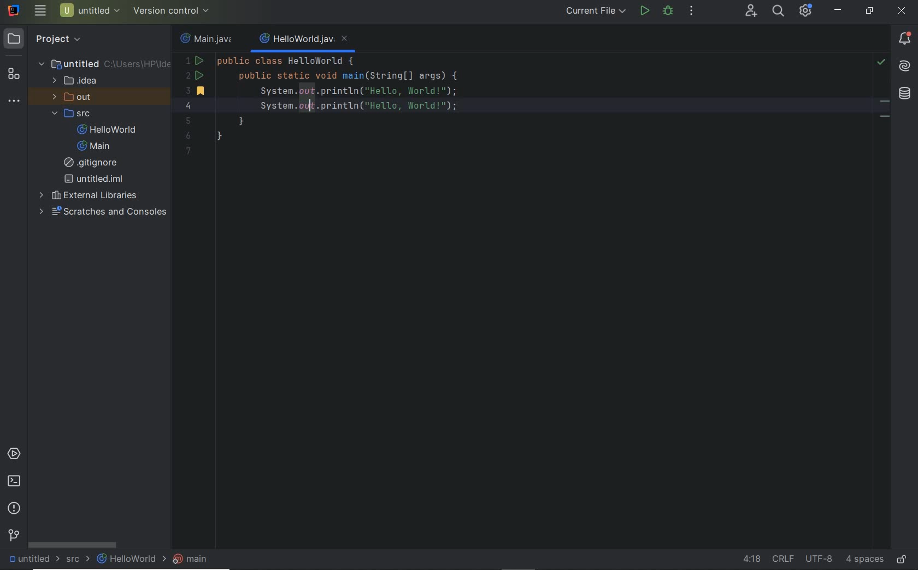 This screenshot has width=918, height=570. What do you see at coordinates (777, 12) in the screenshot?
I see `search` at bounding box center [777, 12].